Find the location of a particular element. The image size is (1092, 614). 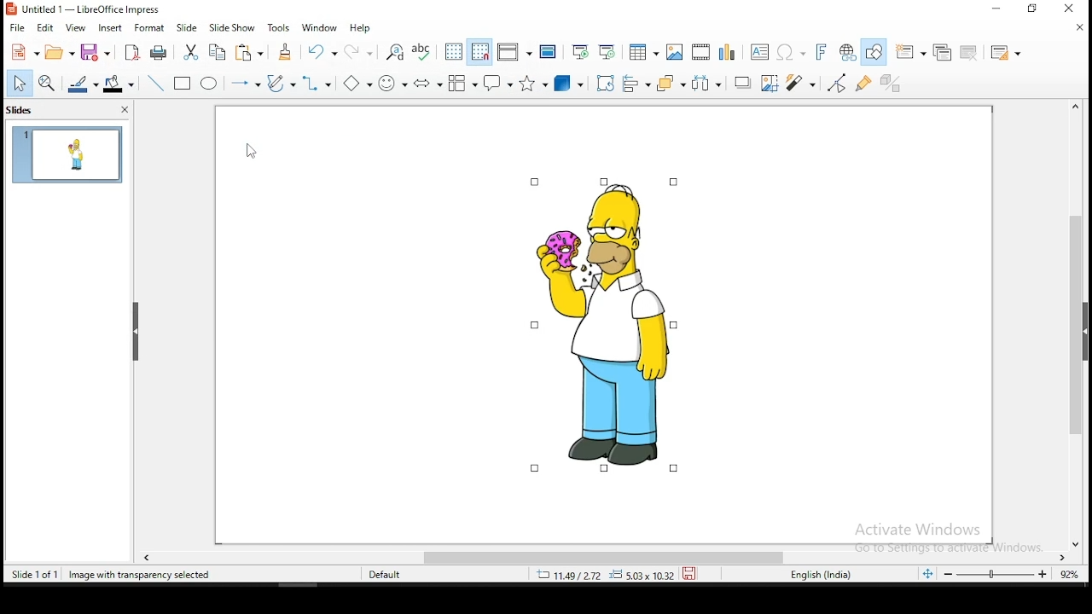

show gluepoint functions is located at coordinates (866, 82).